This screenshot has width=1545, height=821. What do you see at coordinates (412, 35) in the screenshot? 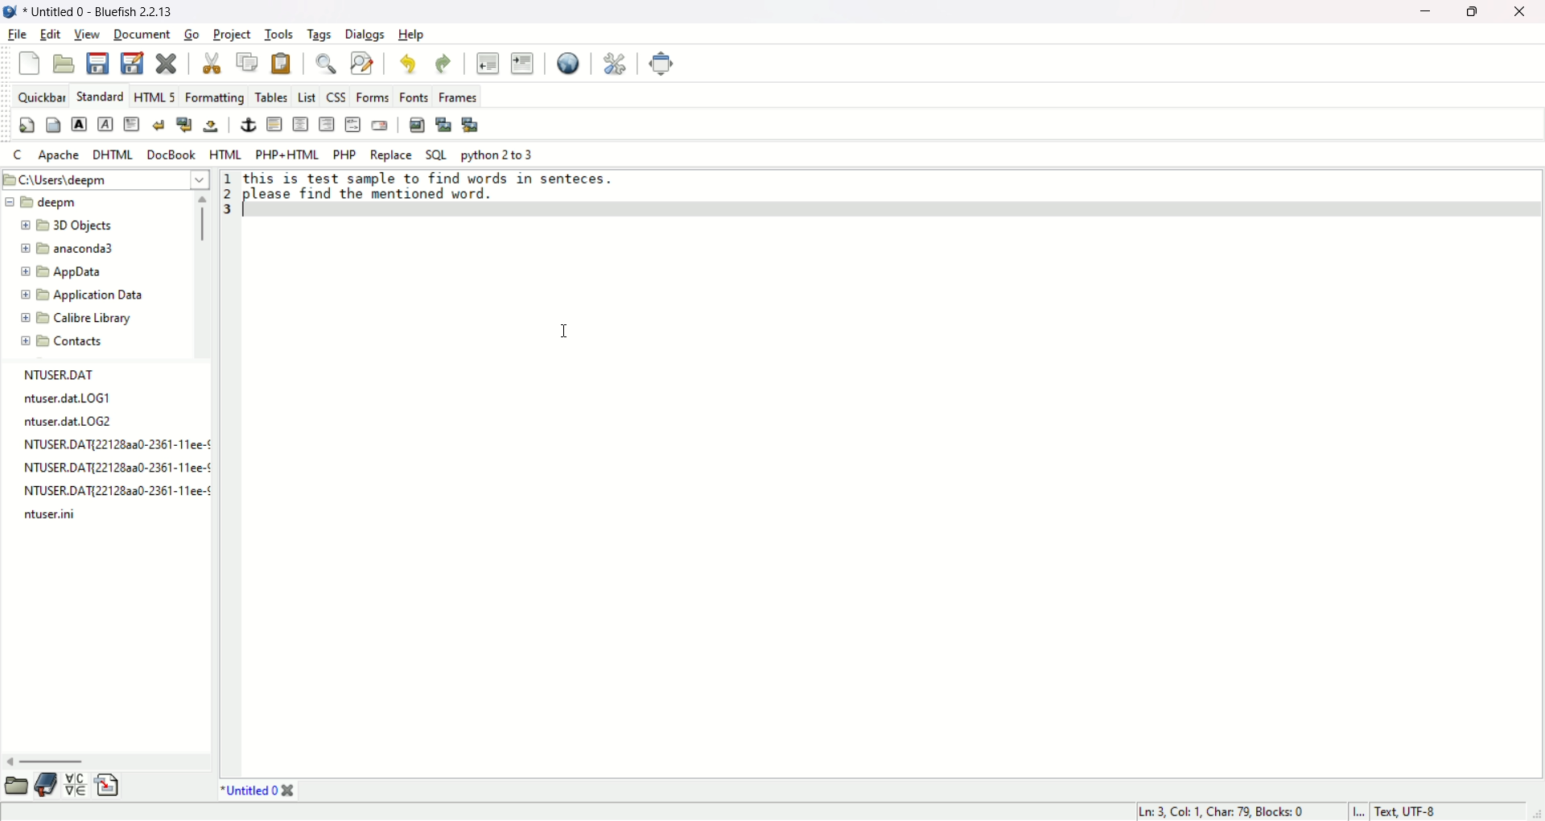
I see `help` at bounding box center [412, 35].